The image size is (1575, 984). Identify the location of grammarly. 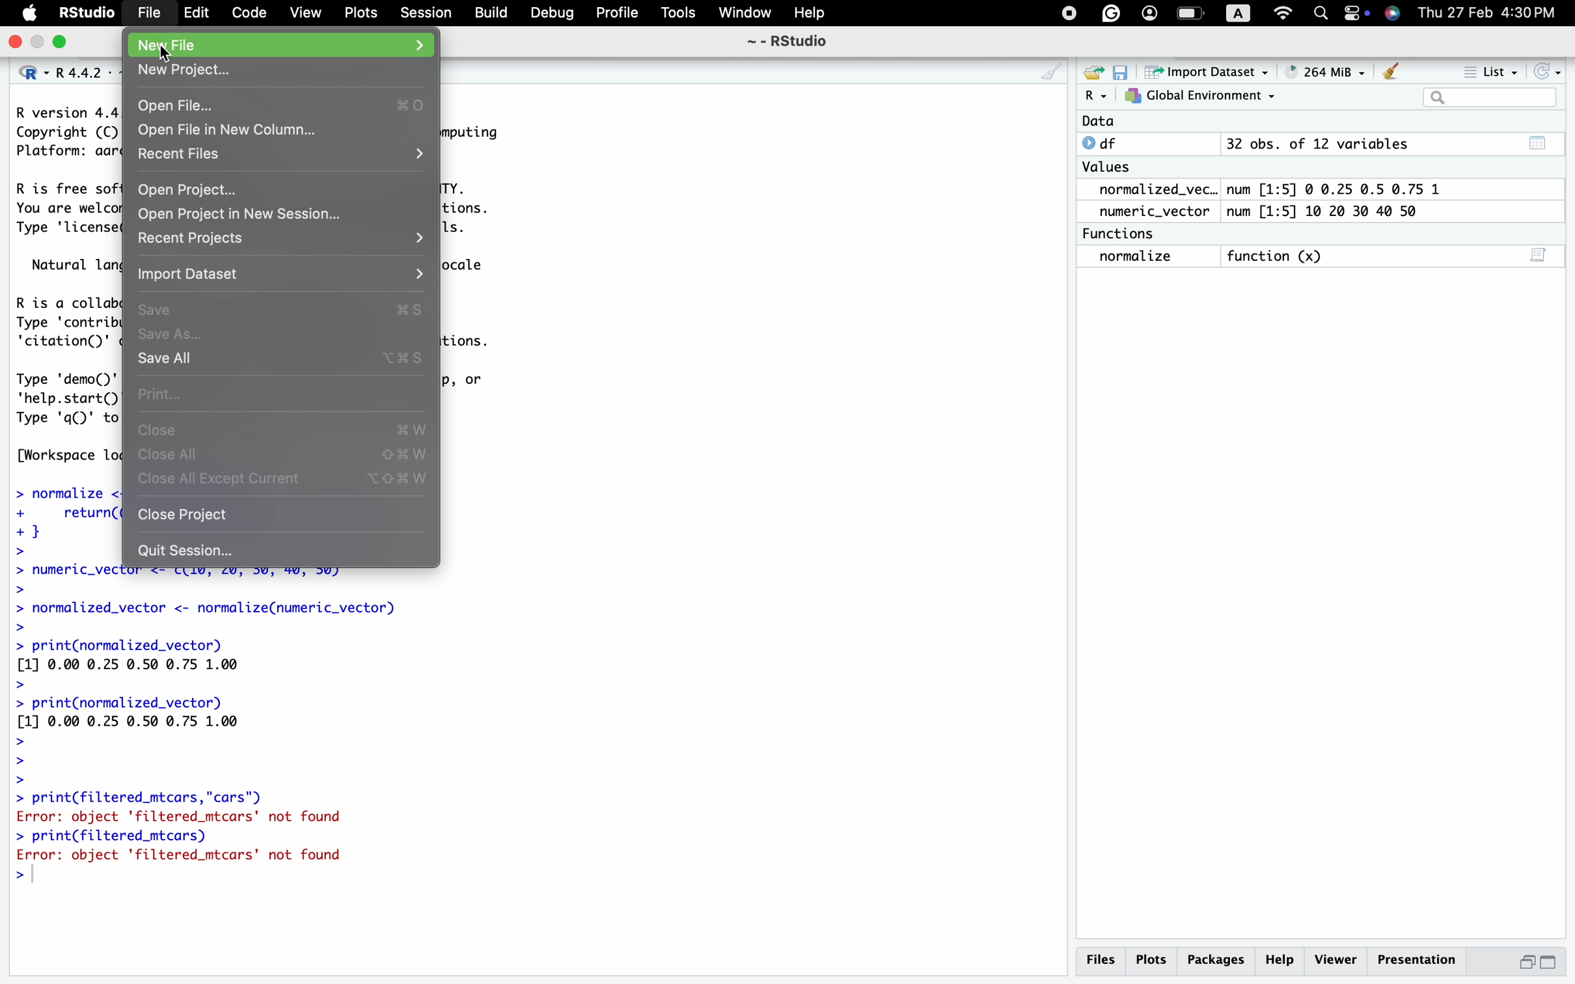
(1110, 12).